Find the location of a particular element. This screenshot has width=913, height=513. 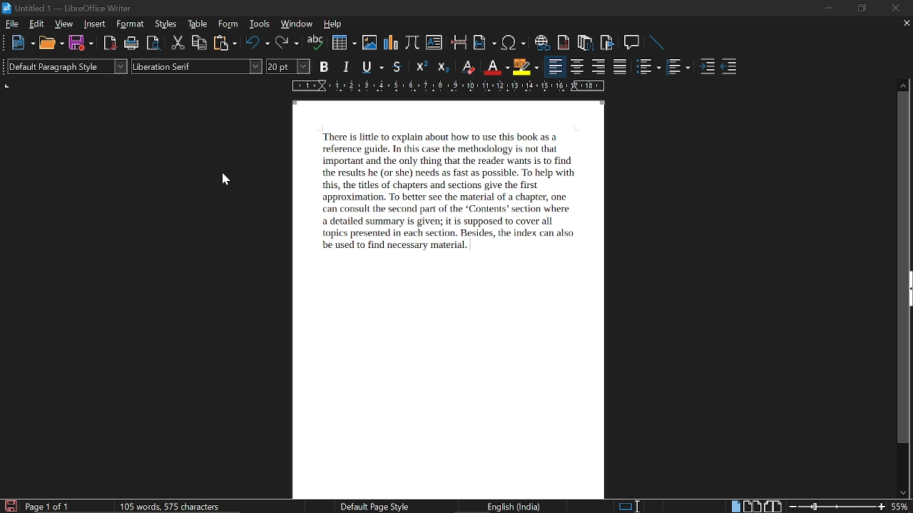

toggle print preview is located at coordinates (154, 44).